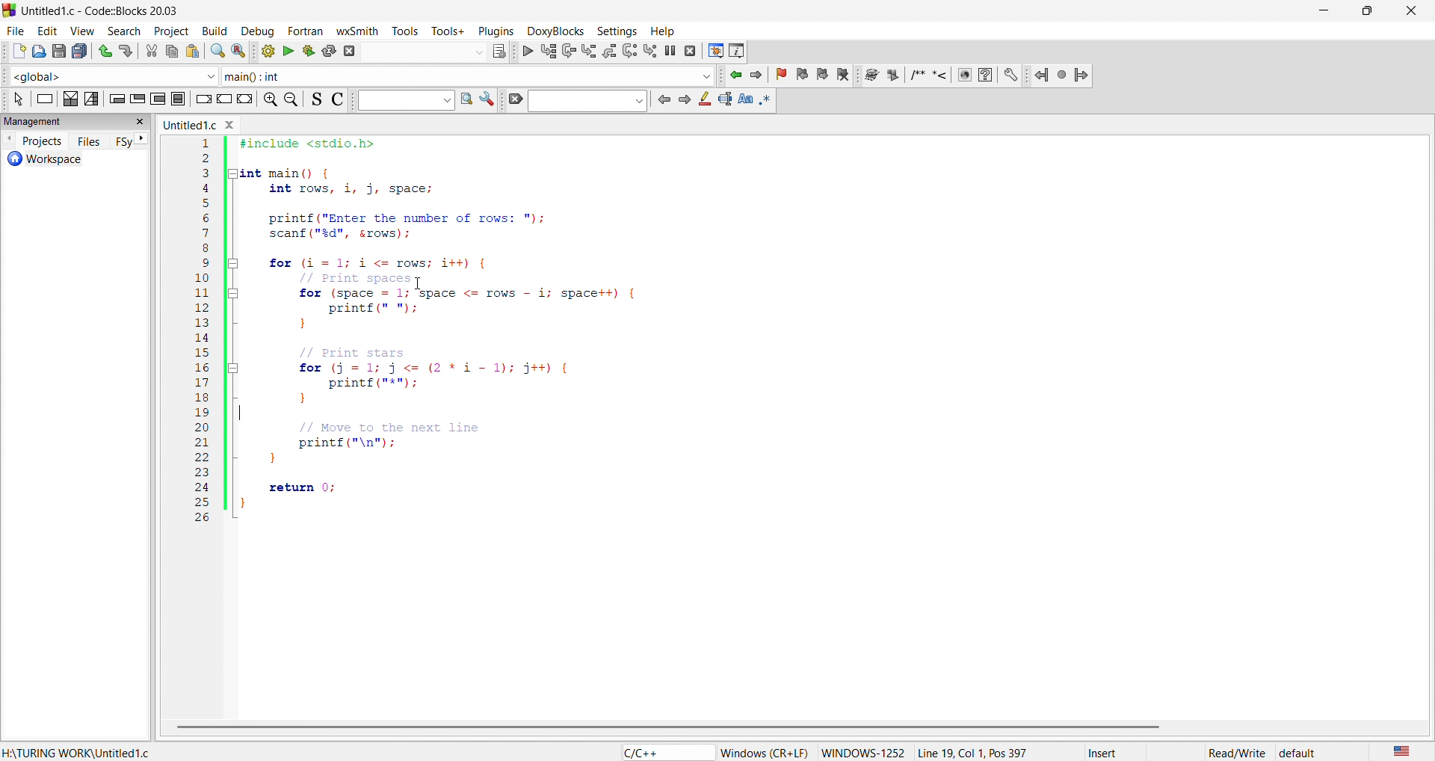 Image resolution: width=1435 pixels, height=761 pixels. What do you see at coordinates (265, 51) in the screenshot?
I see `build` at bounding box center [265, 51].